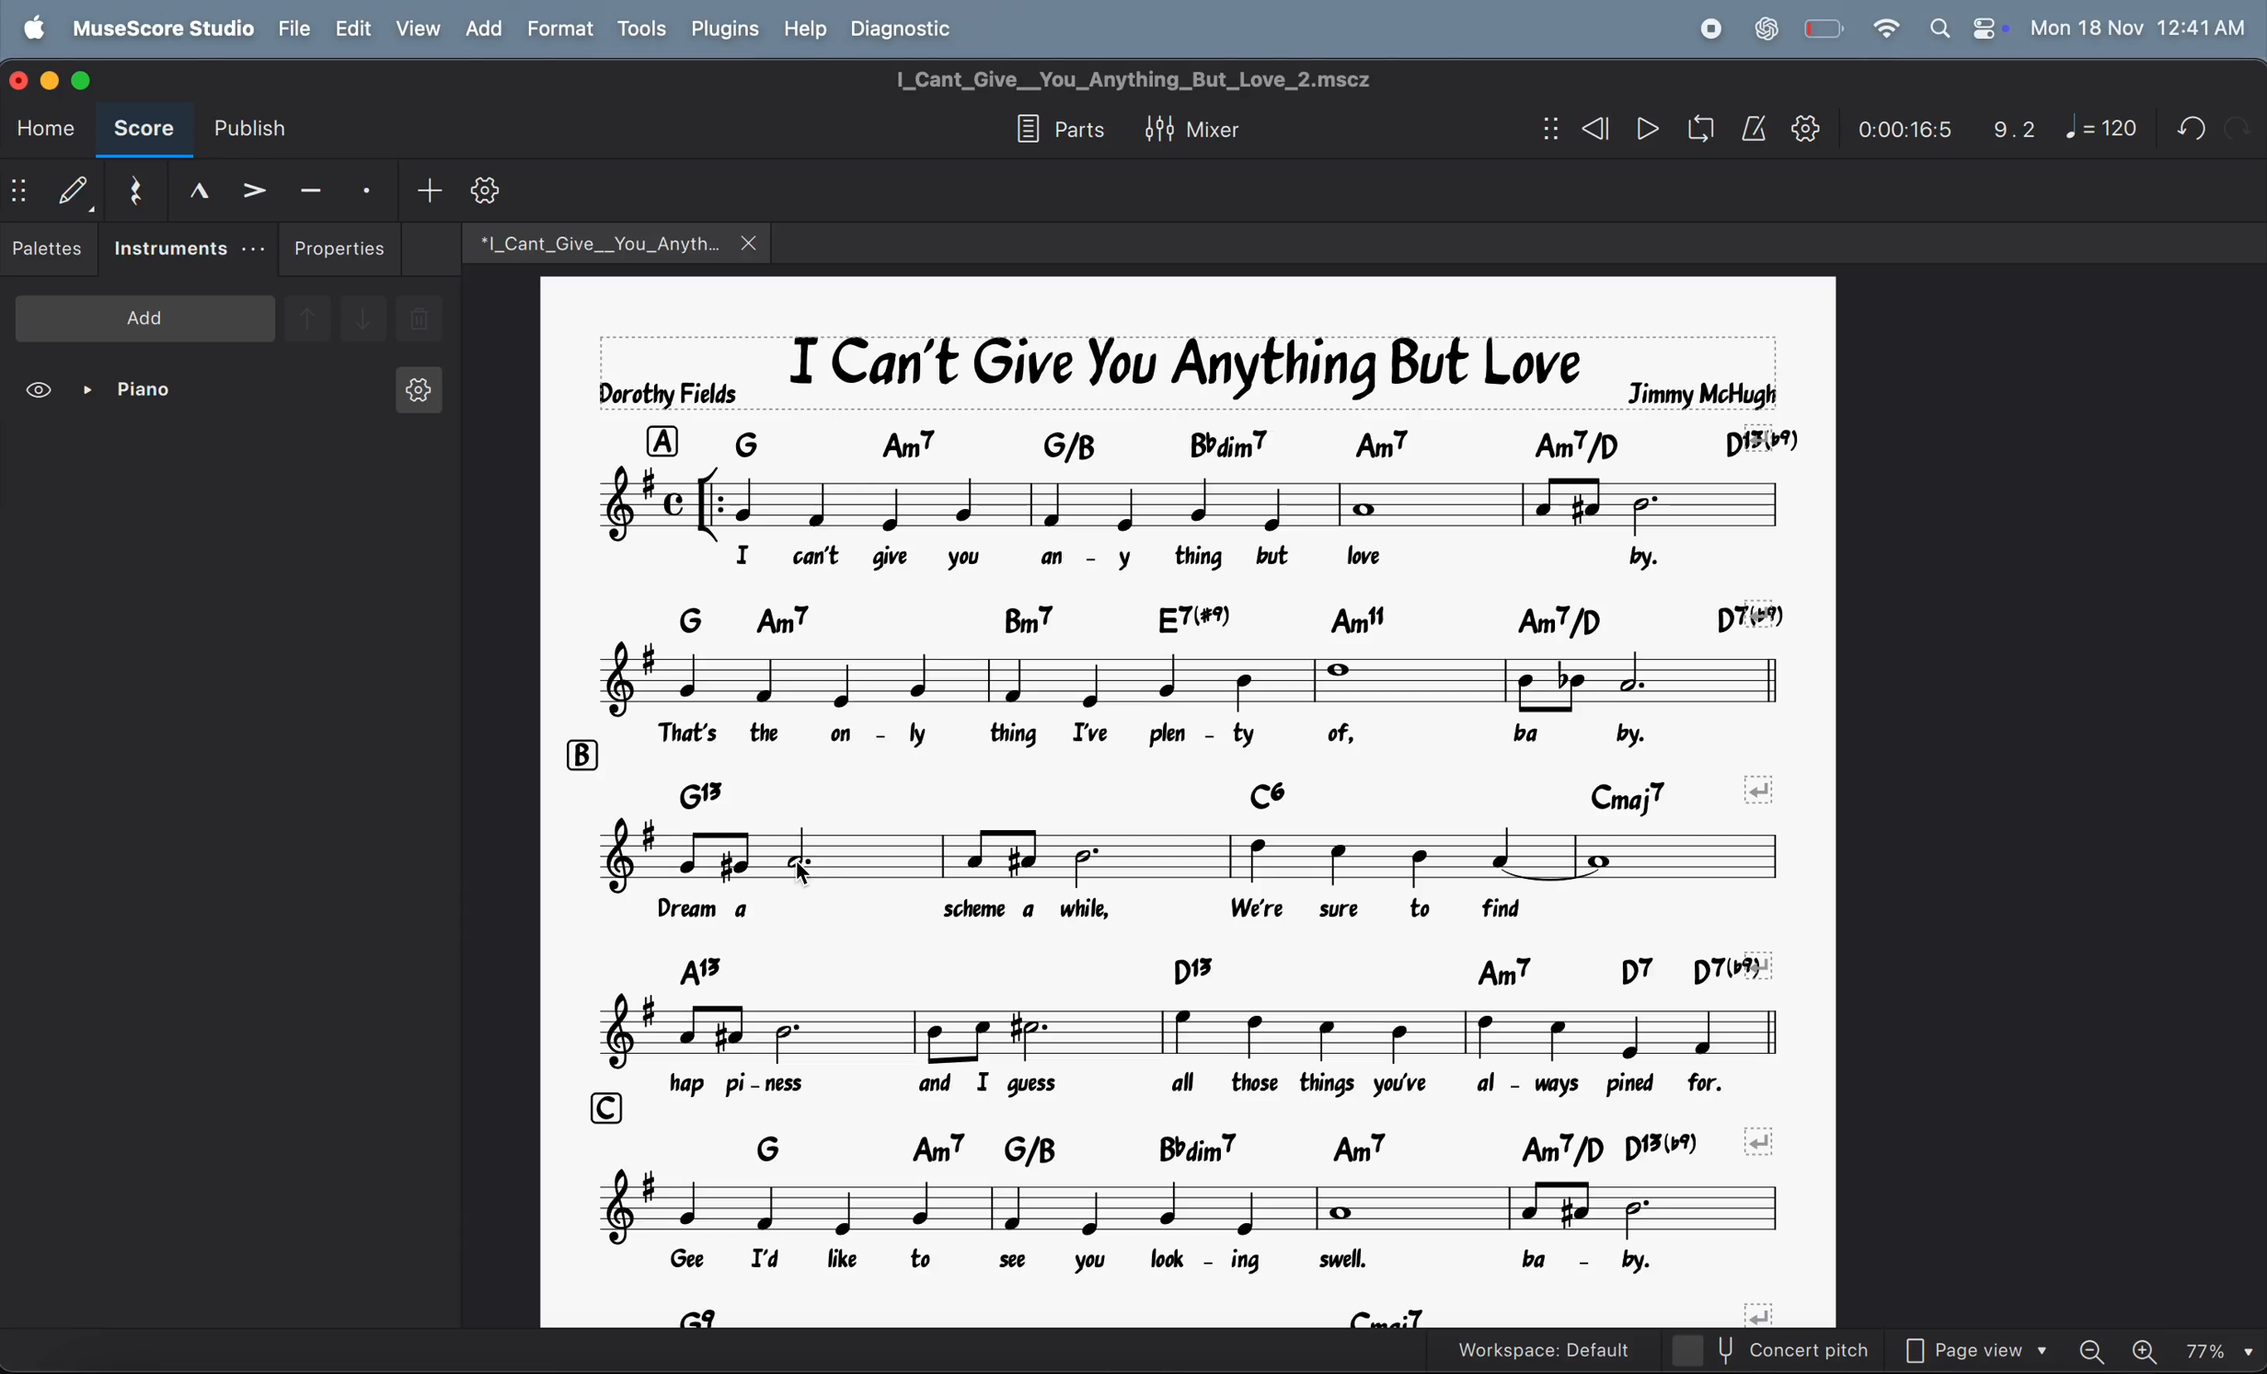 This screenshot has width=2267, height=1374. What do you see at coordinates (726, 30) in the screenshot?
I see `plugins` at bounding box center [726, 30].